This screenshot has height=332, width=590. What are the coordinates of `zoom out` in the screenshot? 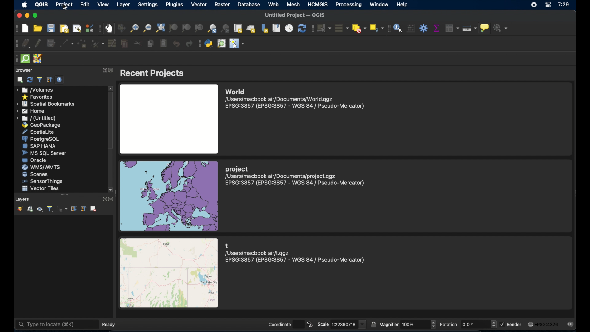 It's located at (147, 28).